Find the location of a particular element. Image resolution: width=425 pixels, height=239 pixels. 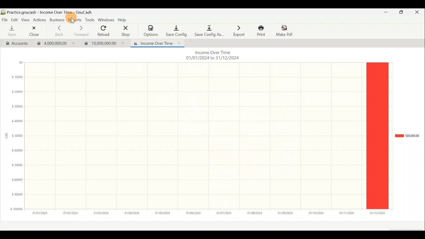

File is located at coordinates (5, 19).